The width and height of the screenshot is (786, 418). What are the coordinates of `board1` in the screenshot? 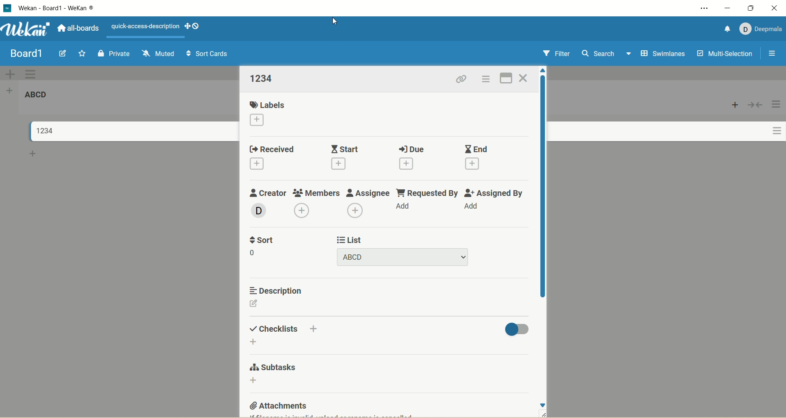 It's located at (28, 55).